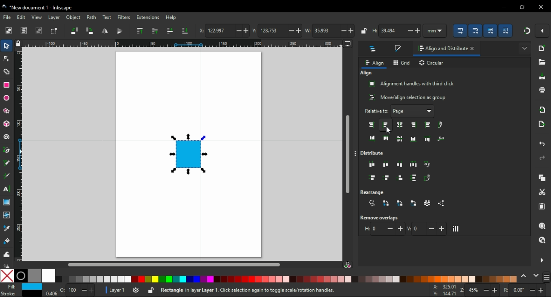  Describe the element at coordinates (536, 276) in the screenshot. I see `next` at that location.